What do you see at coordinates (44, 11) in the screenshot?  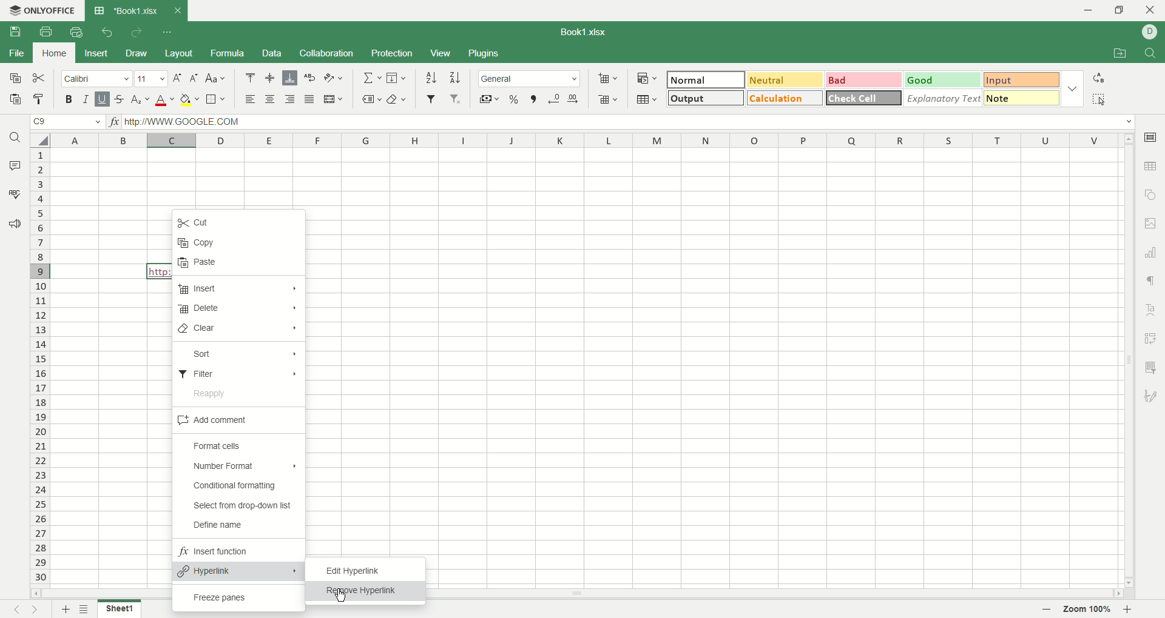 I see `onlyoffice` at bounding box center [44, 11].